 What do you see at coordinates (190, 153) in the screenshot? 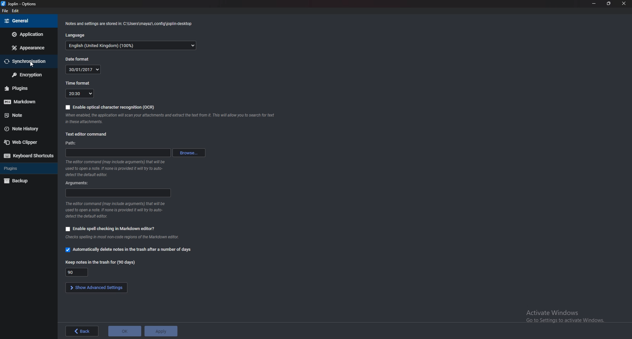
I see `browse` at bounding box center [190, 153].